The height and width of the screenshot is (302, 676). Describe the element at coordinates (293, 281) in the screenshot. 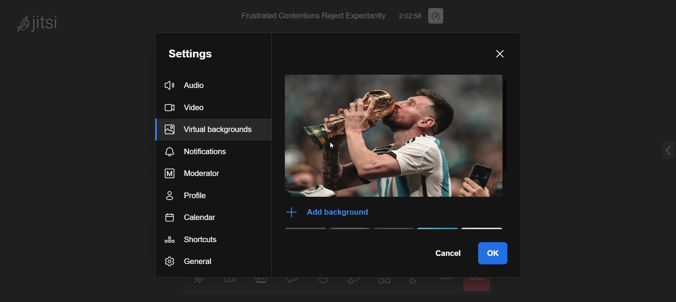

I see `chat` at that location.